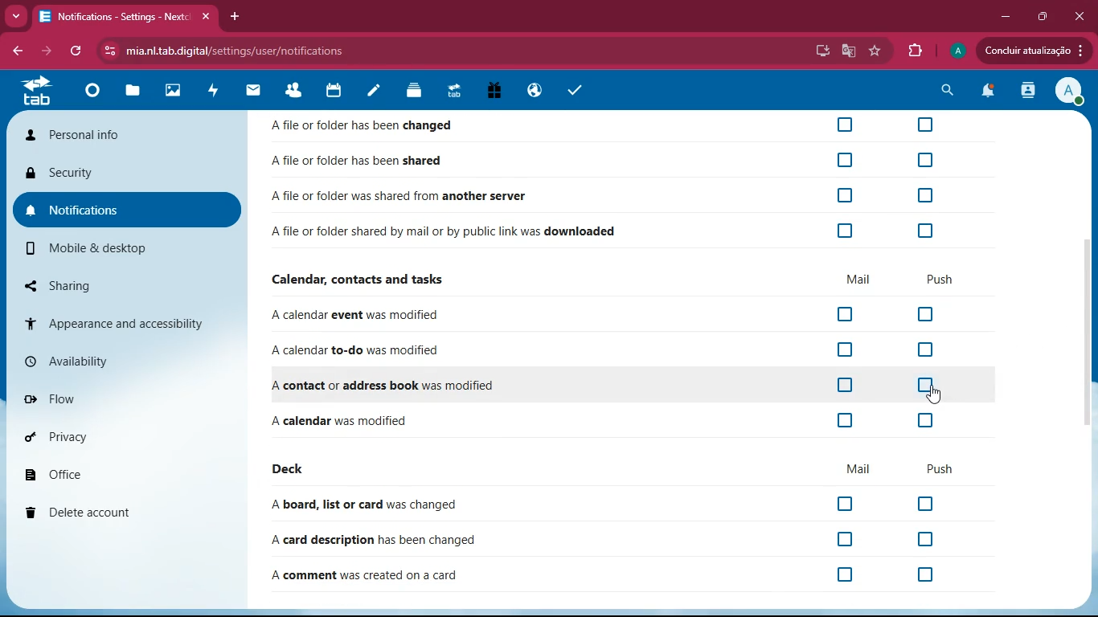  I want to click on ‘mia.nl.tab.digital/settings/user/notifications, so click(235, 51).